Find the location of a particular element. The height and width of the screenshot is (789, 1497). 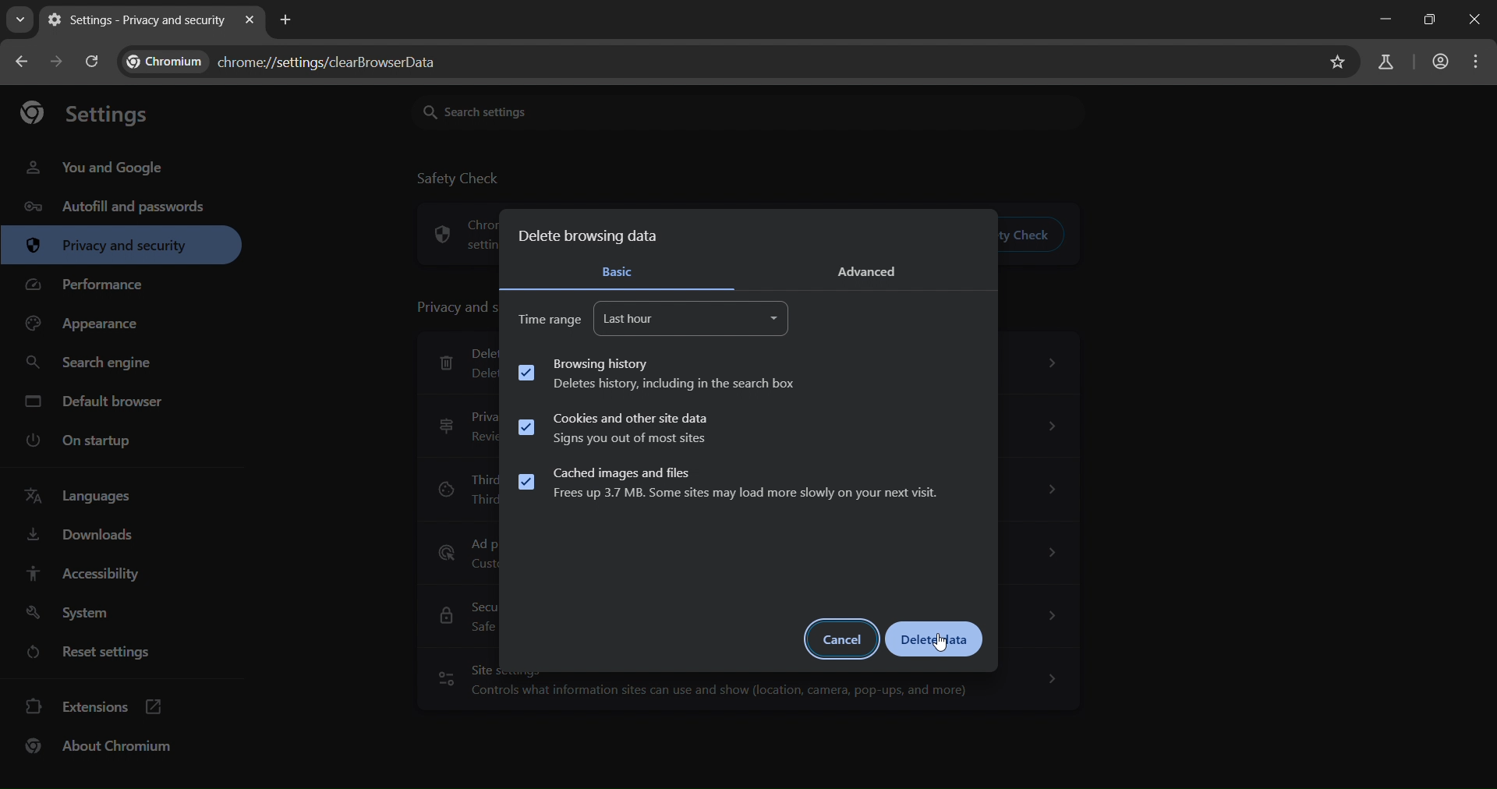

search settings is located at coordinates (747, 111).